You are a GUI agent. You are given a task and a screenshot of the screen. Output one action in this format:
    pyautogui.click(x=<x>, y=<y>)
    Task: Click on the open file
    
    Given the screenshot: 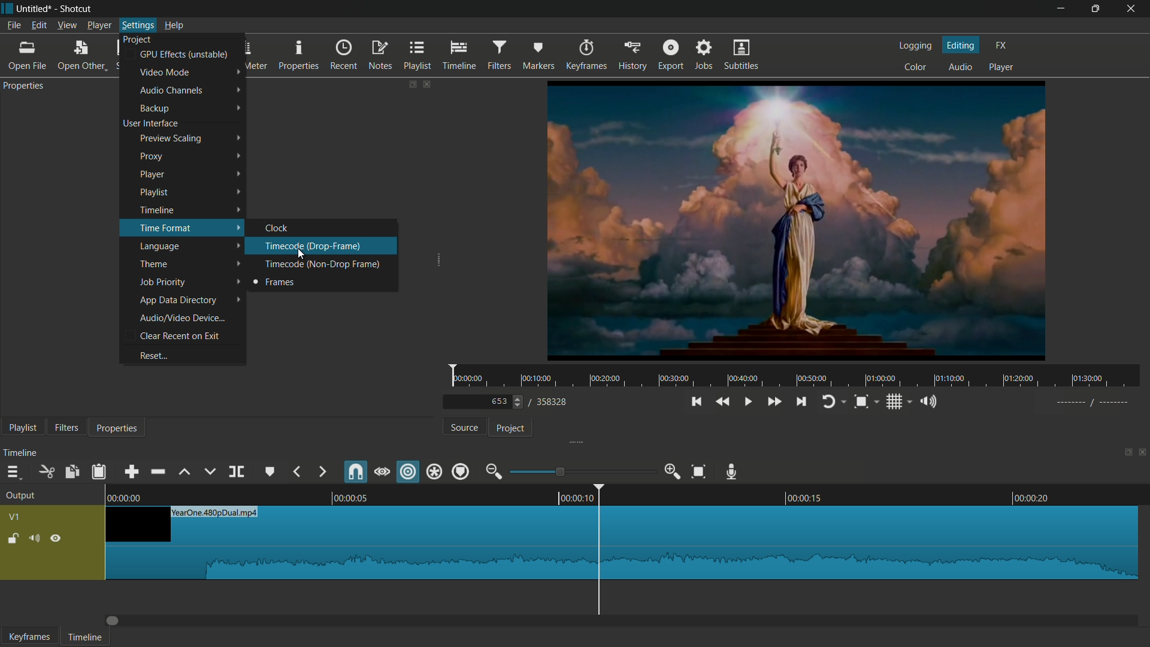 What is the action you would take?
    pyautogui.click(x=25, y=55)
    